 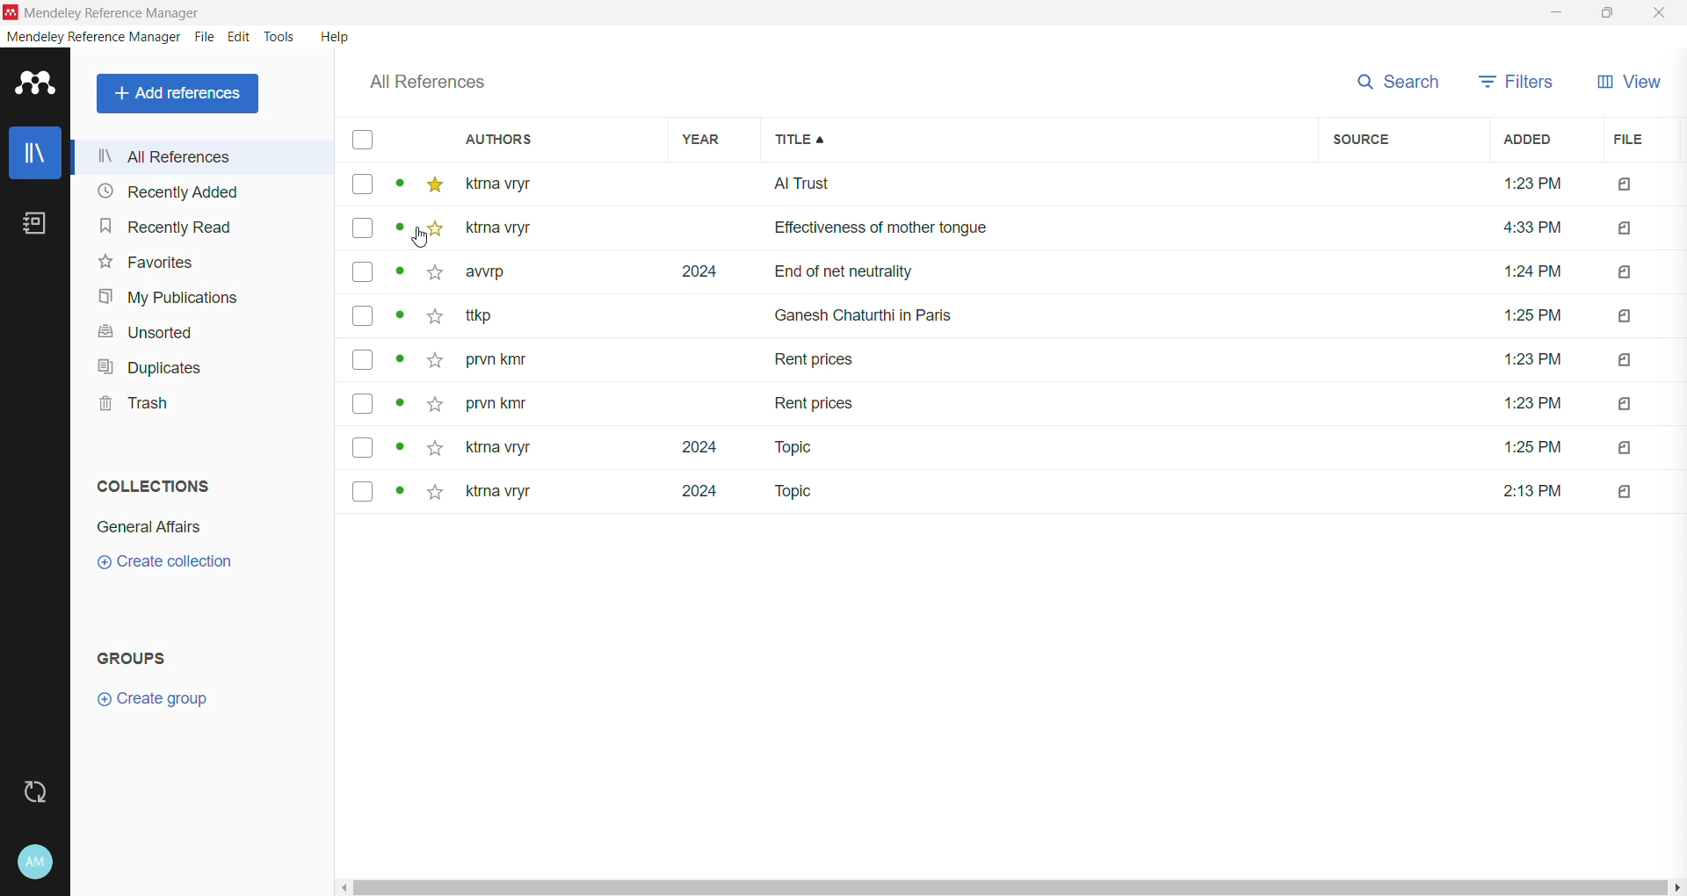 What do you see at coordinates (1624, 228) in the screenshot?
I see `icon` at bounding box center [1624, 228].